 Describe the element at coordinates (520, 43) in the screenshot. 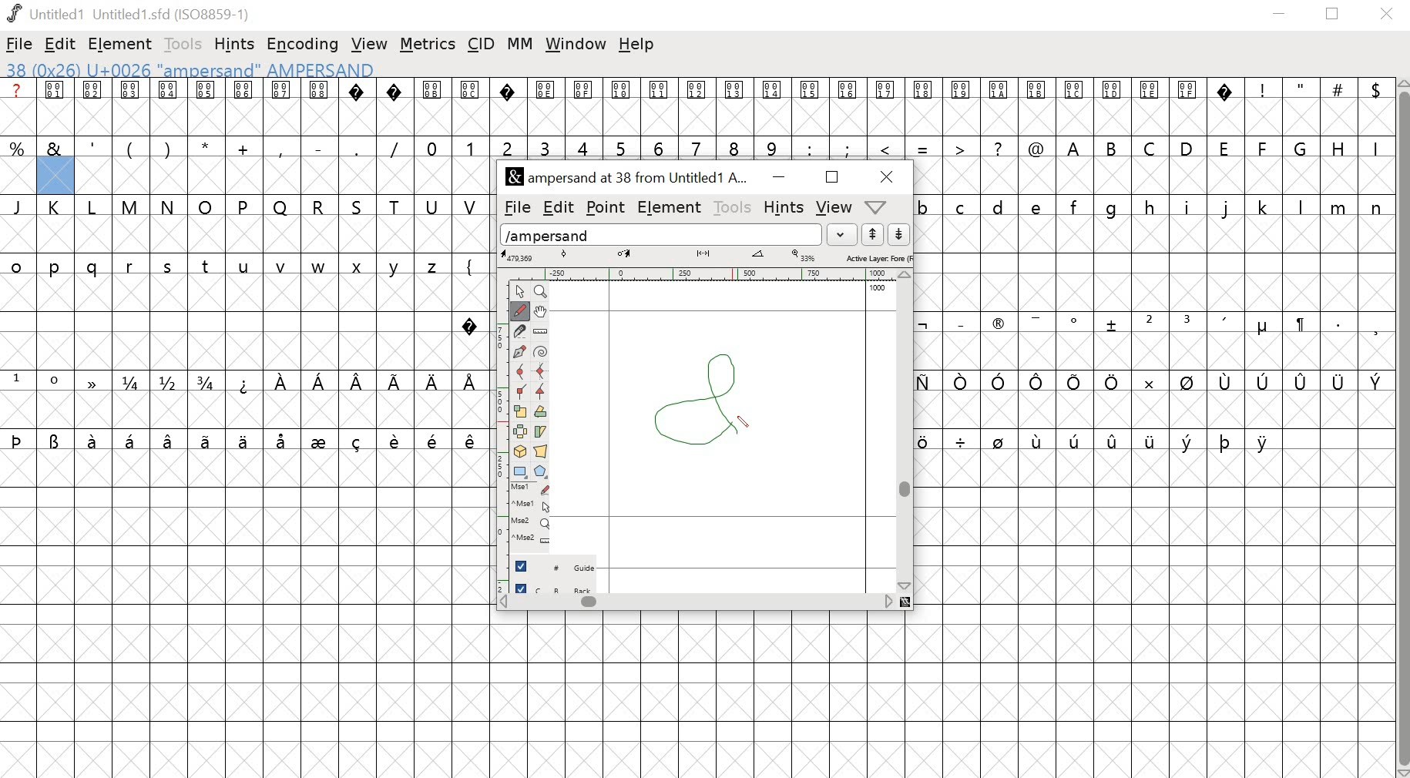

I see `mm` at that location.